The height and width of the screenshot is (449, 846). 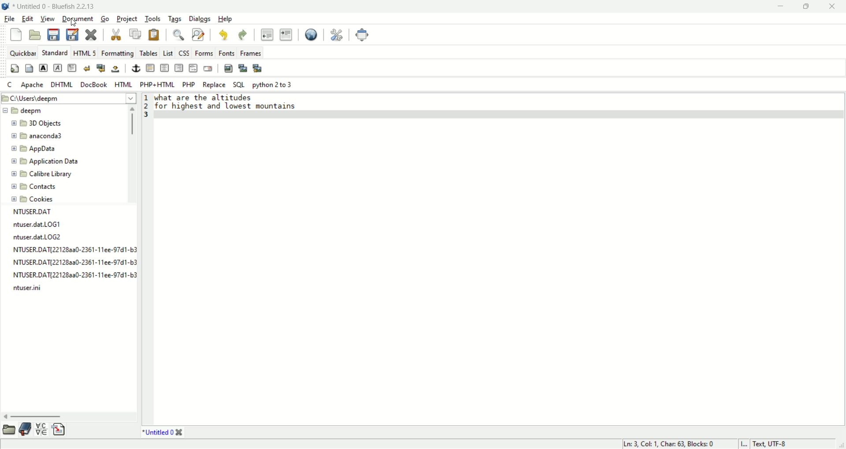 I want to click on insert images, so click(x=229, y=68).